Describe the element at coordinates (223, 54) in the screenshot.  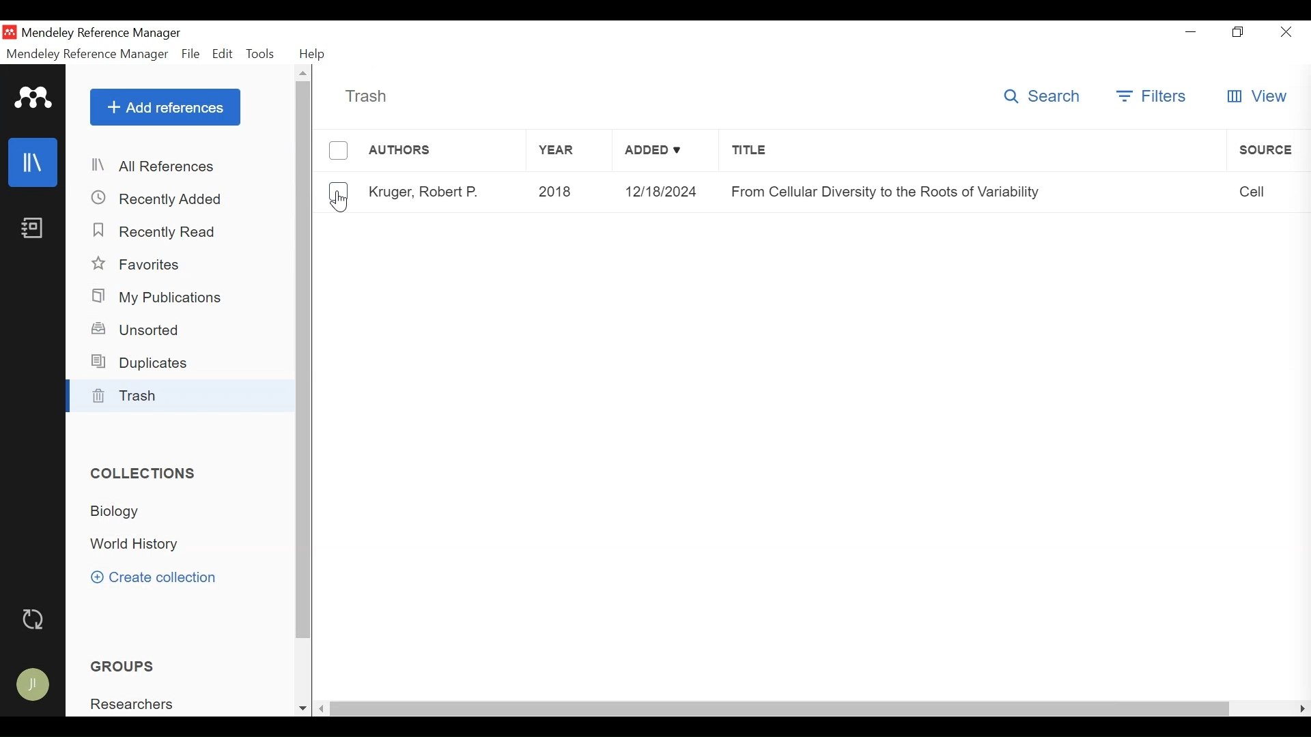
I see `Edit` at that location.